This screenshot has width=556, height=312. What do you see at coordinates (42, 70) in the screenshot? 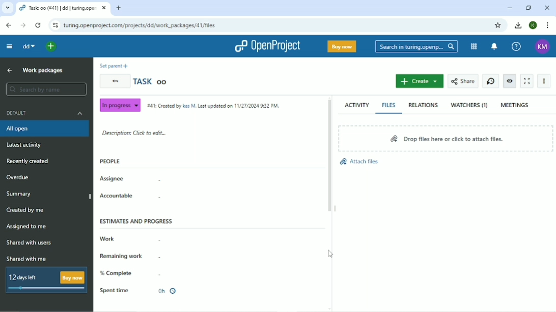
I see `Work packages` at bounding box center [42, 70].